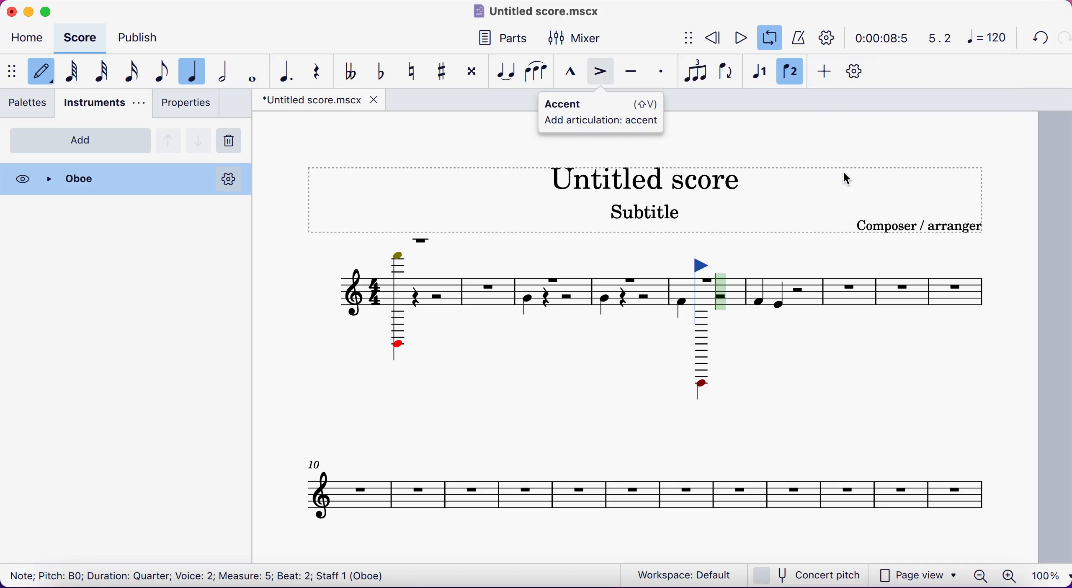 The height and width of the screenshot is (588, 1072). I want to click on 32nd note, so click(101, 72).